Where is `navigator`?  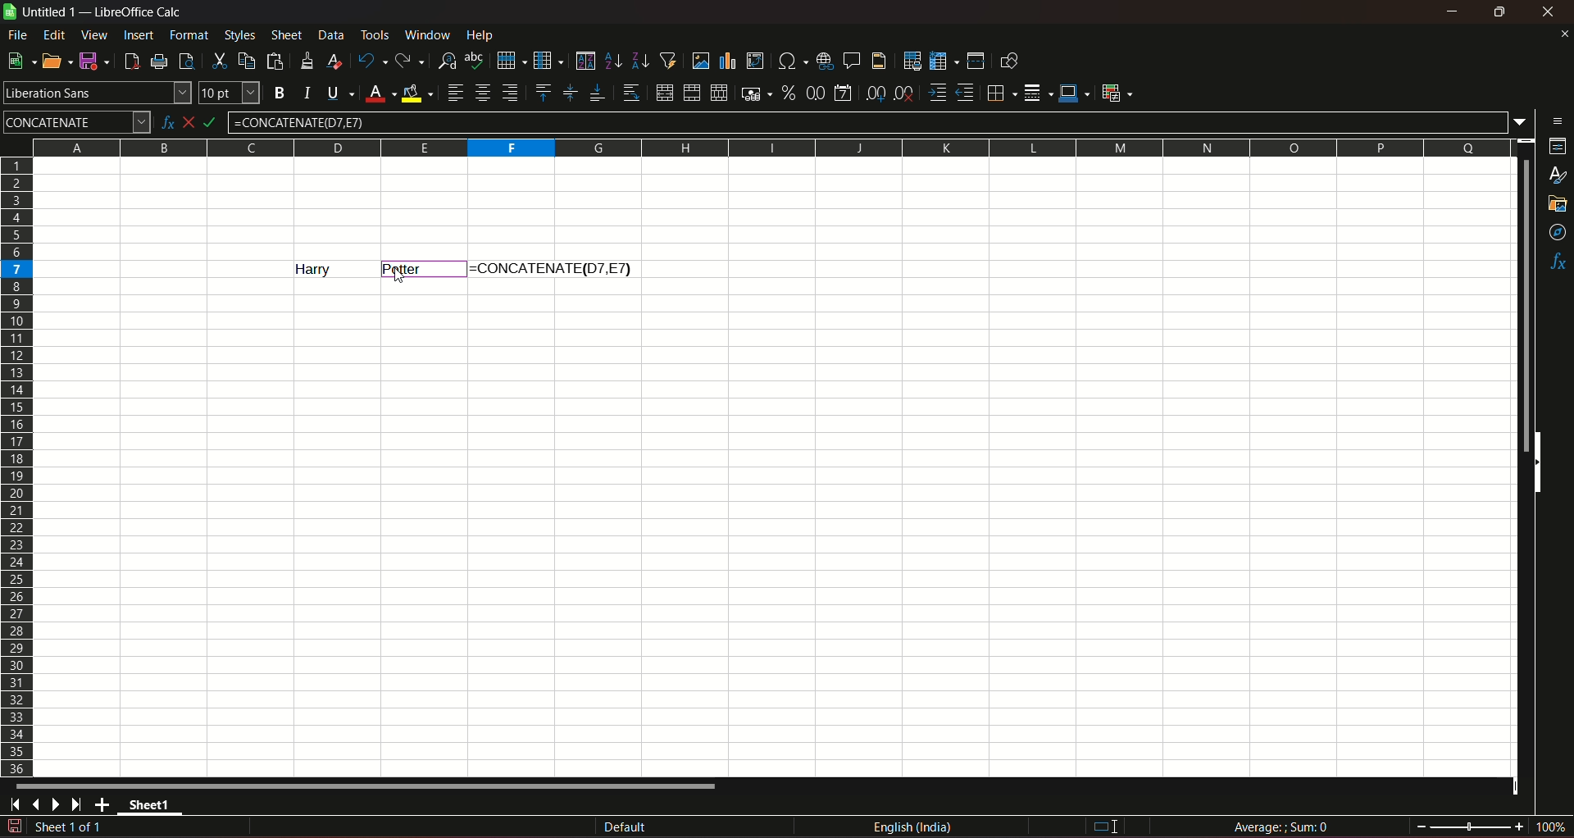
navigator is located at coordinates (1558, 234).